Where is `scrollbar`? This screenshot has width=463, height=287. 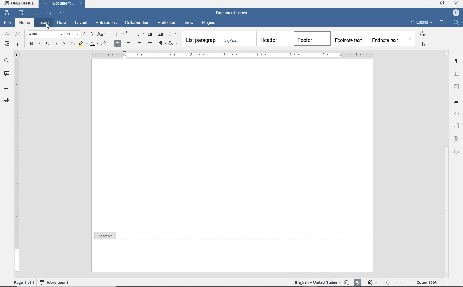
scrollbar is located at coordinates (447, 164).